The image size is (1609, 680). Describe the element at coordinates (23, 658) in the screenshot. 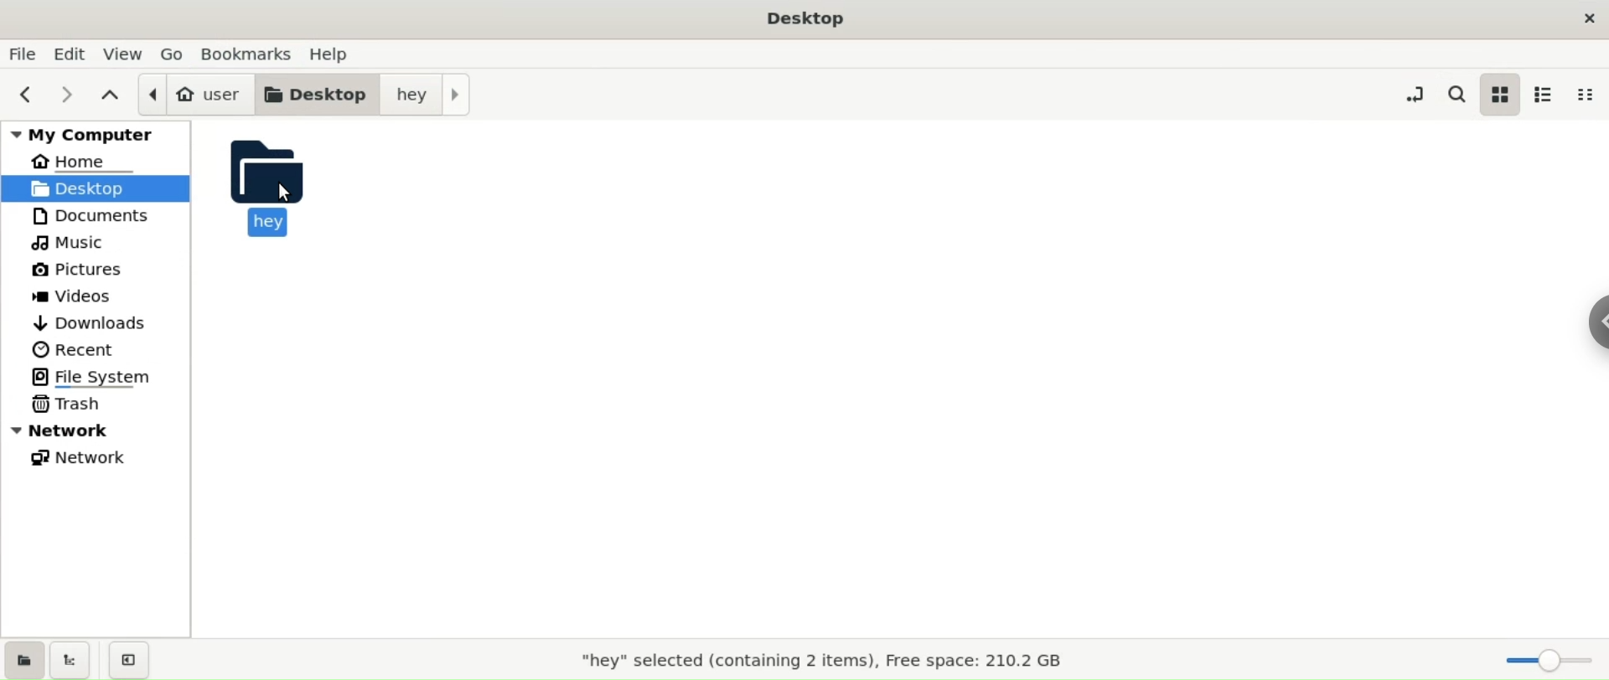

I see `show places` at that location.